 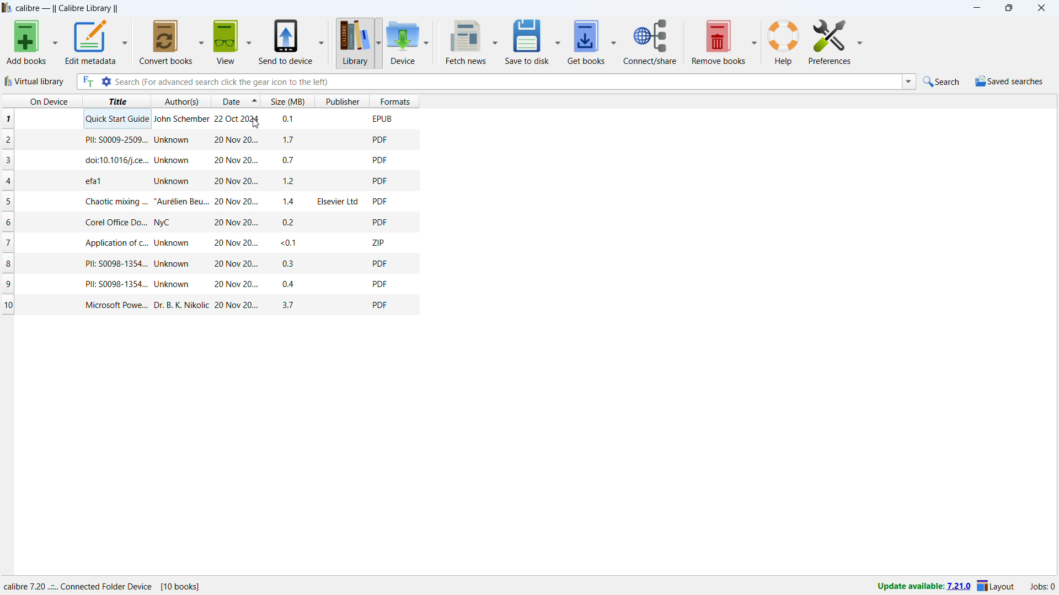 I want to click on details of software, so click(x=102, y=586).